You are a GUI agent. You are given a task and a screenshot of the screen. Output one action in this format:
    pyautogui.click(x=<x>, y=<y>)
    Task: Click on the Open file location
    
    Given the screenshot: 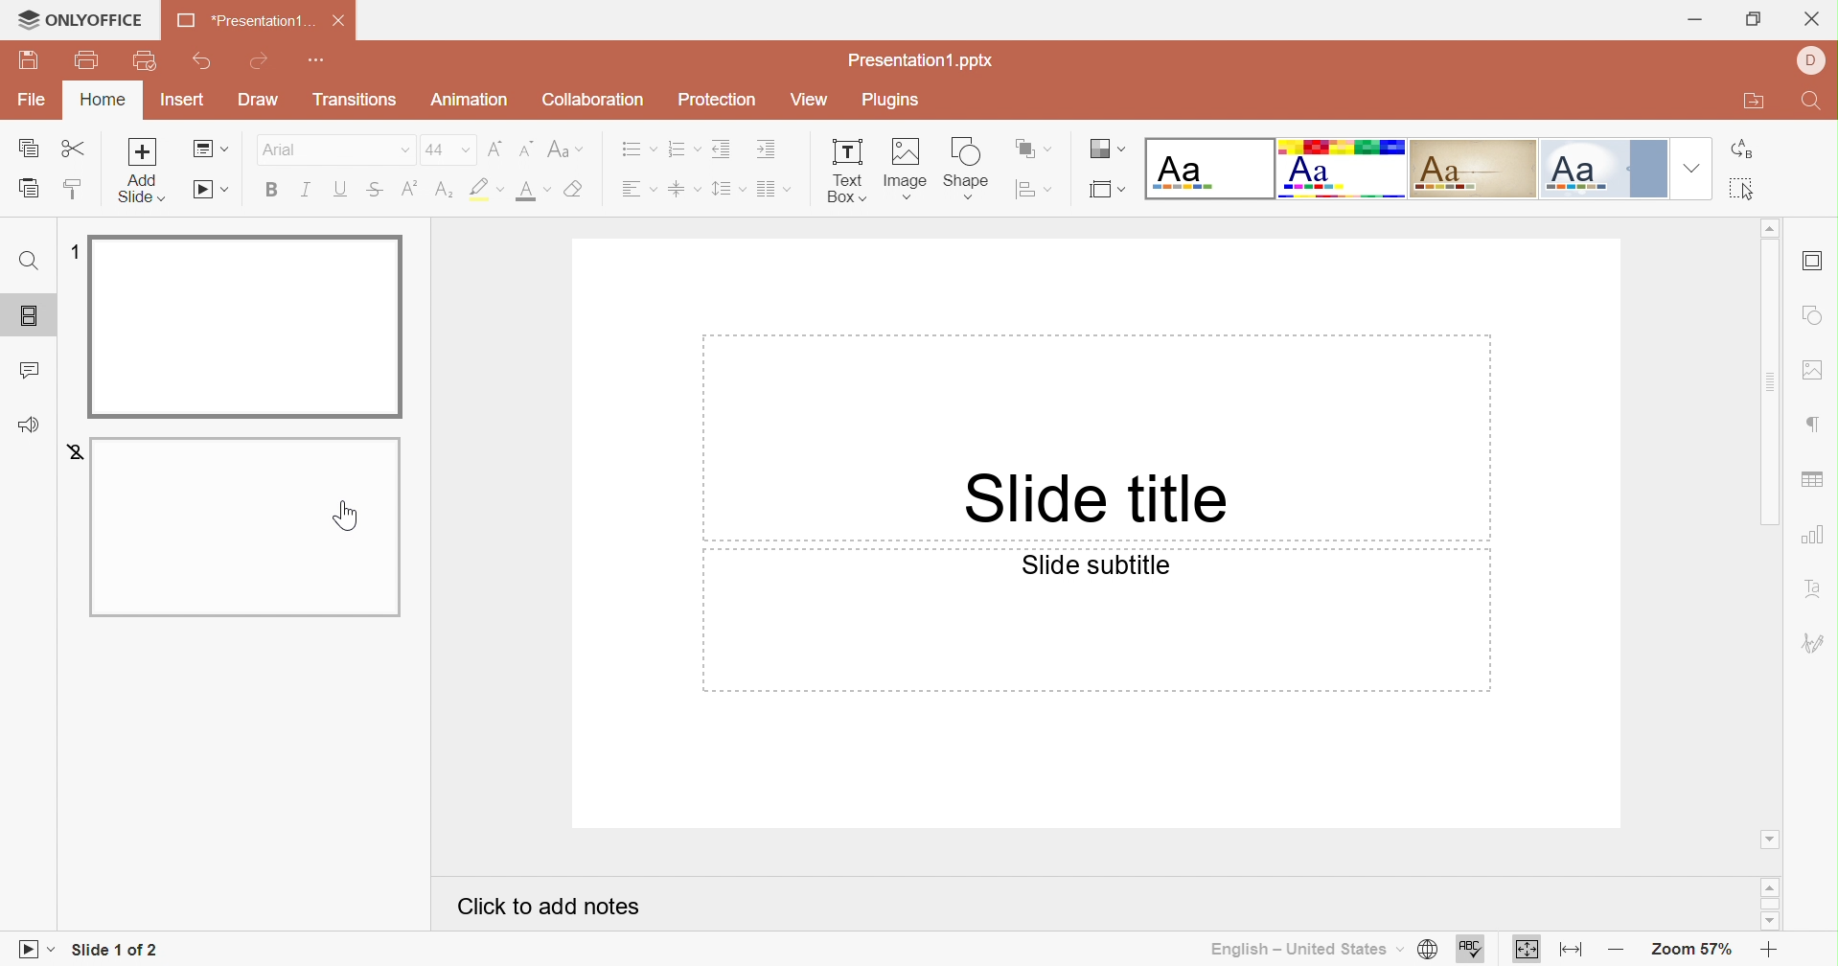 What is the action you would take?
    pyautogui.click(x=1749, y=101)
    